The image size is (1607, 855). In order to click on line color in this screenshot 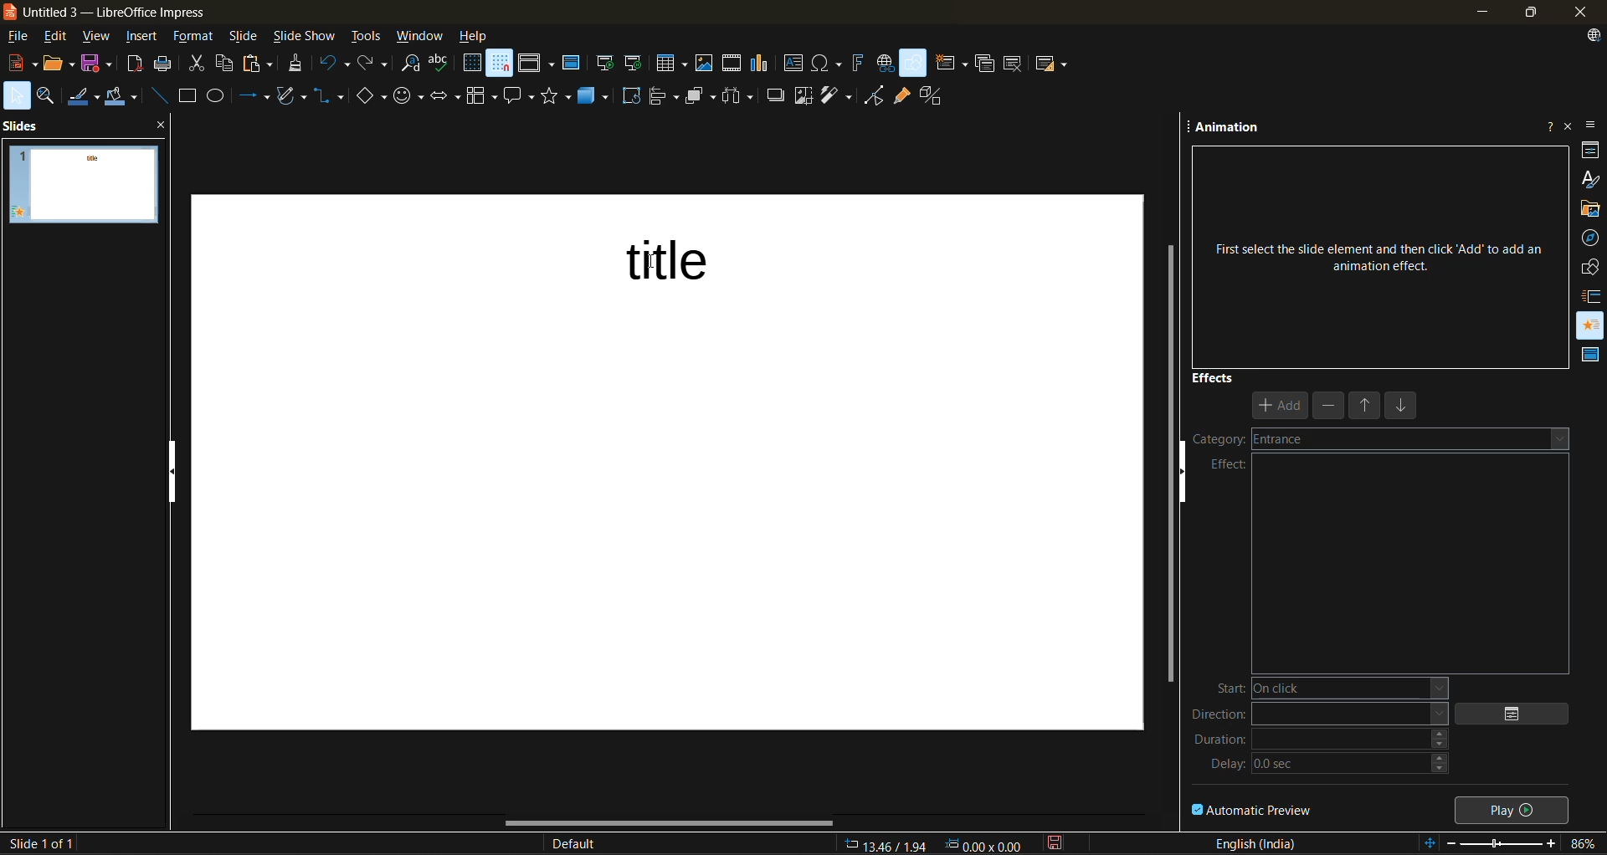, I will do `click(84, 96)`.